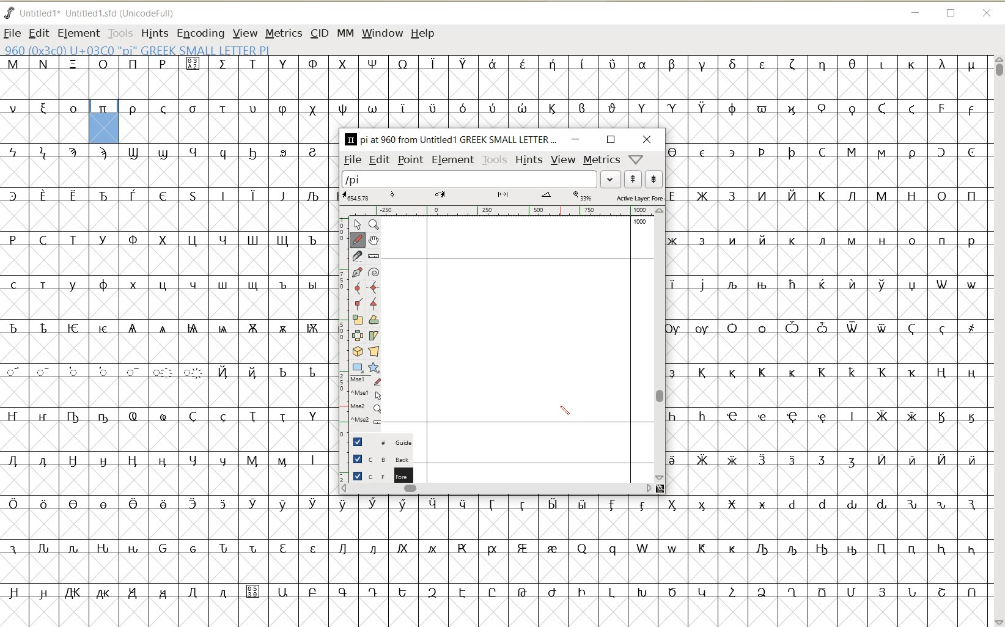  I want to click on ENCODING, so click(201, 32).